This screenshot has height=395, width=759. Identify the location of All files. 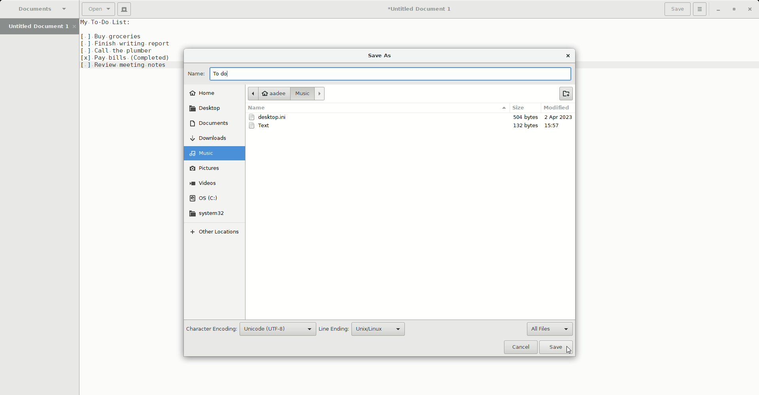
(550, 329).